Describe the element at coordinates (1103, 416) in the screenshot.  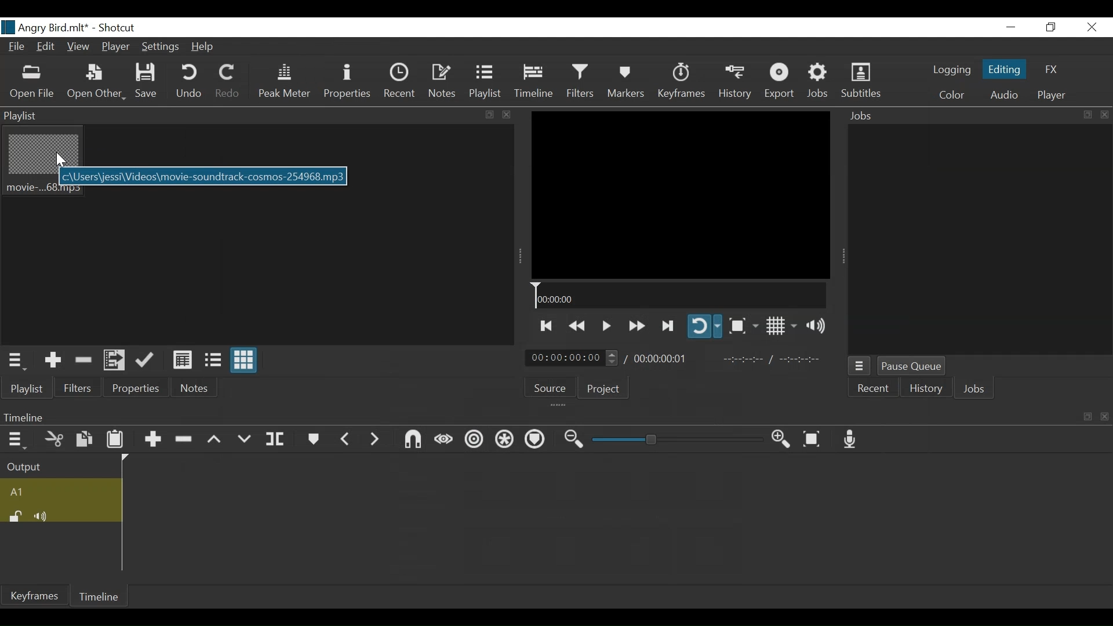
I see `close` at that location.